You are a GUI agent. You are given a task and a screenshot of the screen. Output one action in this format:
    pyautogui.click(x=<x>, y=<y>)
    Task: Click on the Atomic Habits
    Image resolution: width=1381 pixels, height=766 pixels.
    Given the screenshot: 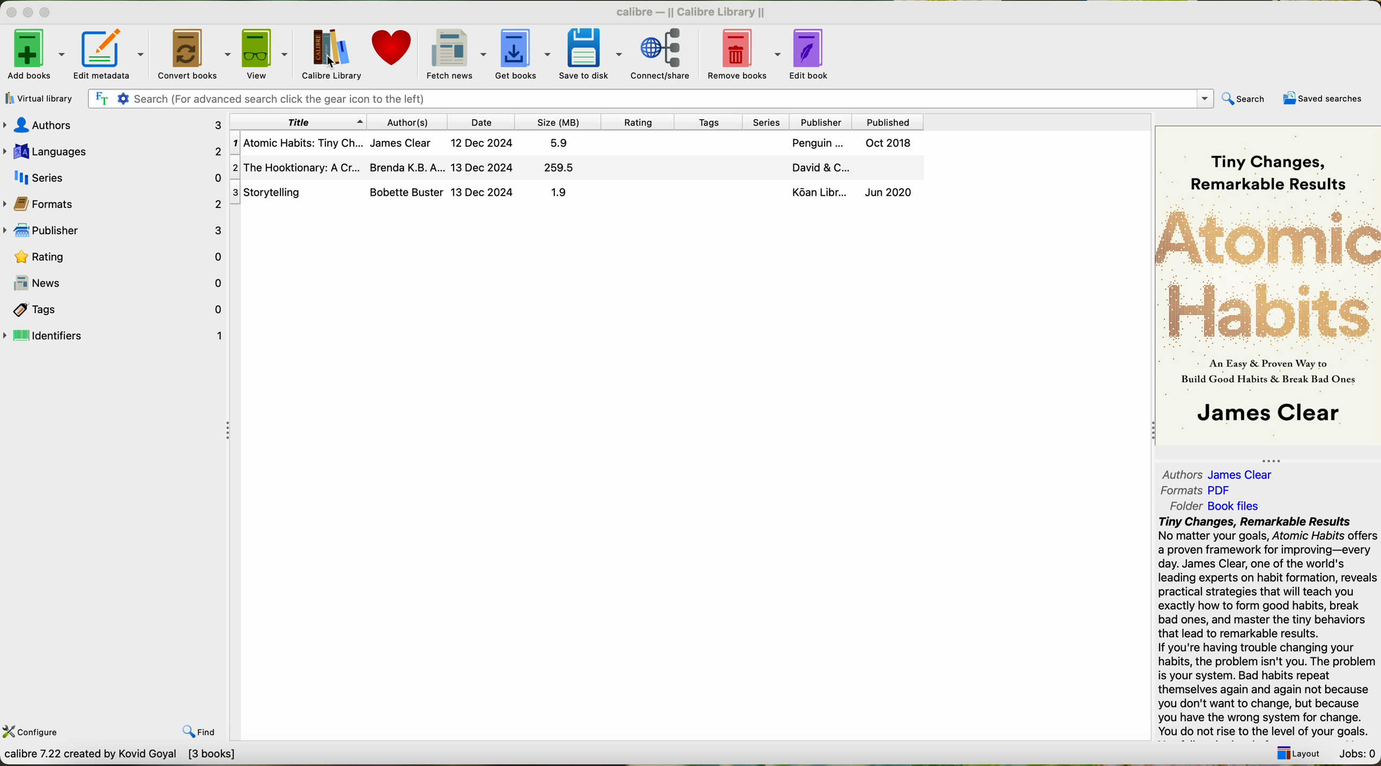 What is the action you would take?
    pyautogui.click(x=1268, y=274)
    